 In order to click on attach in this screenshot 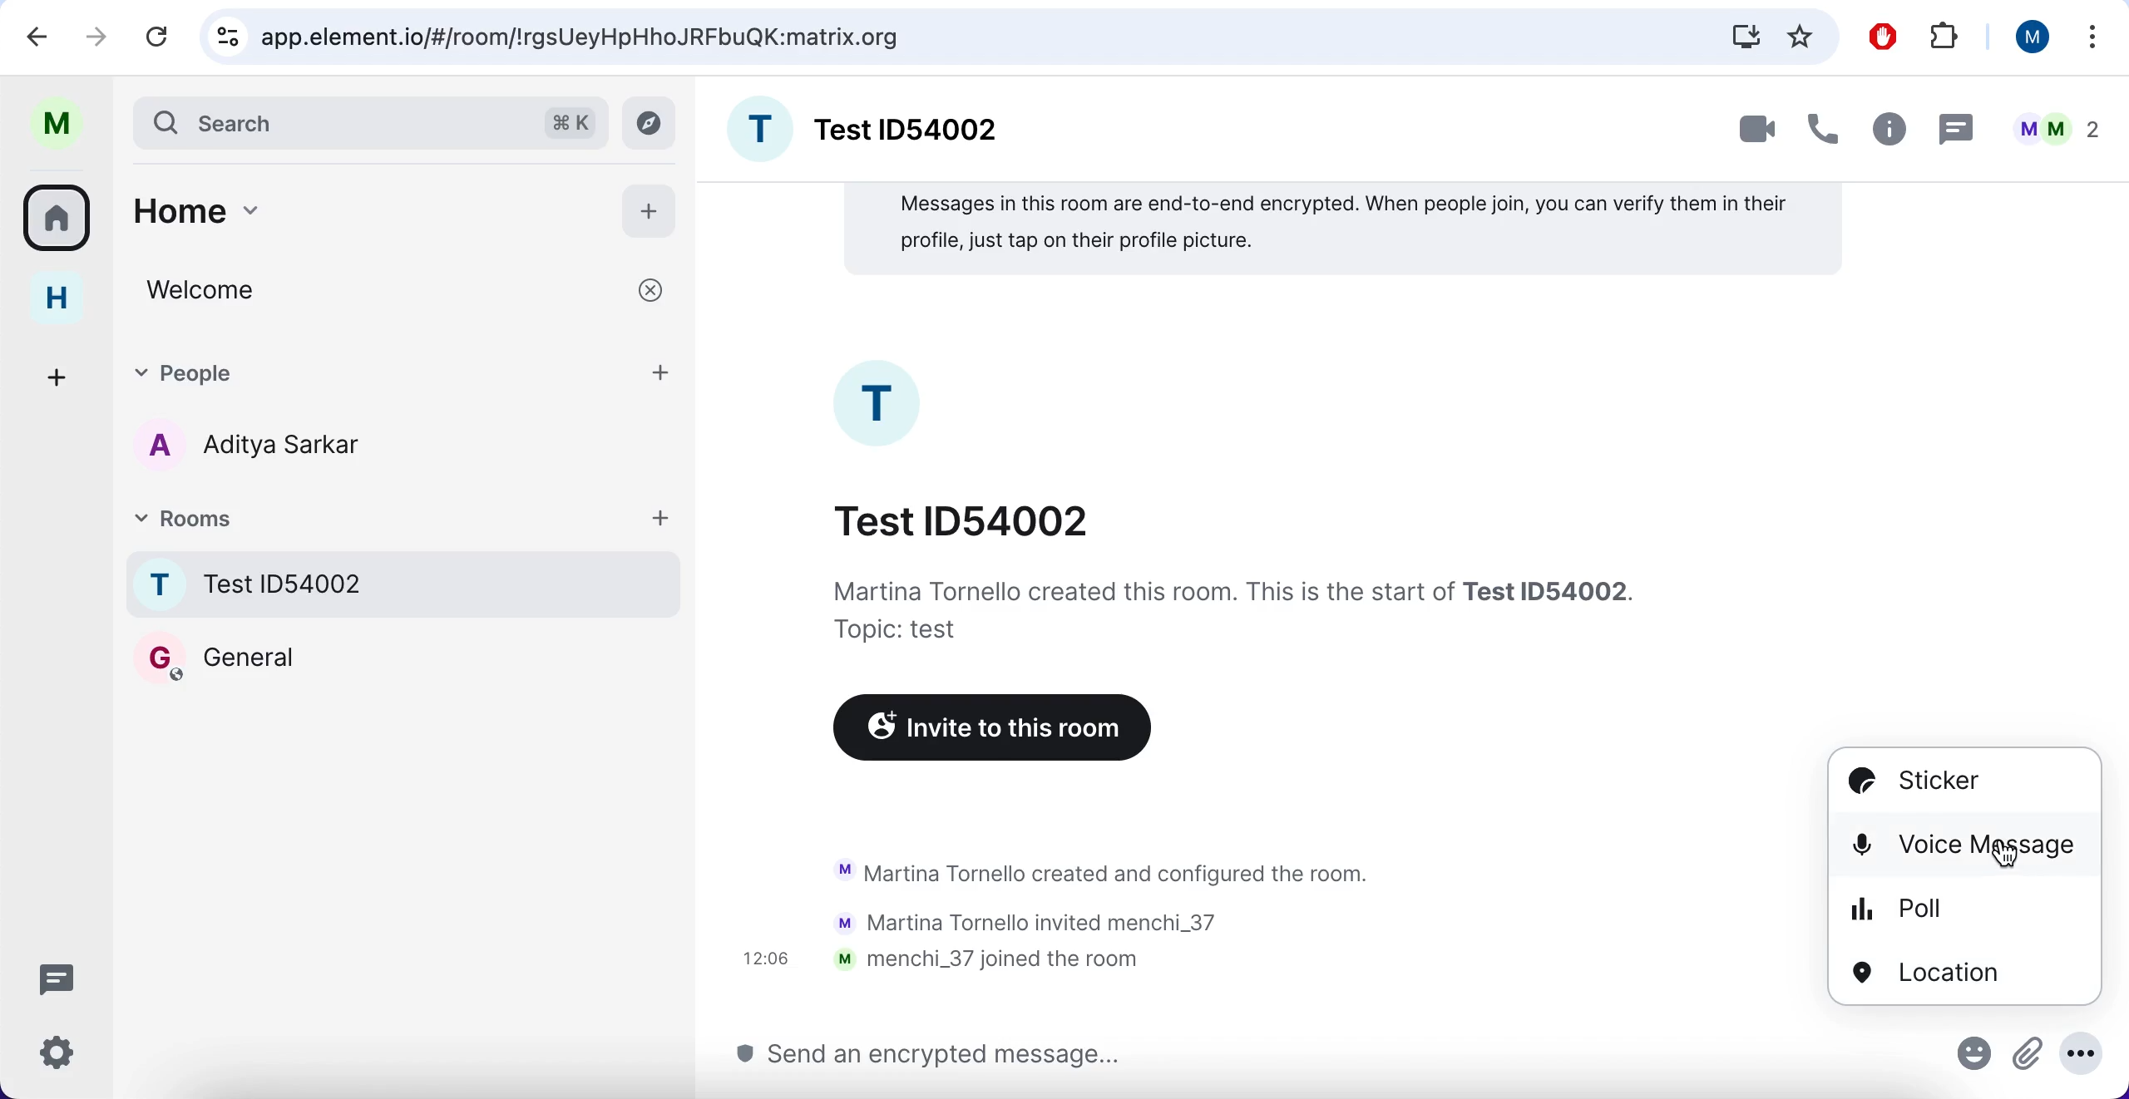, I will do `click(2027, 1060)`.